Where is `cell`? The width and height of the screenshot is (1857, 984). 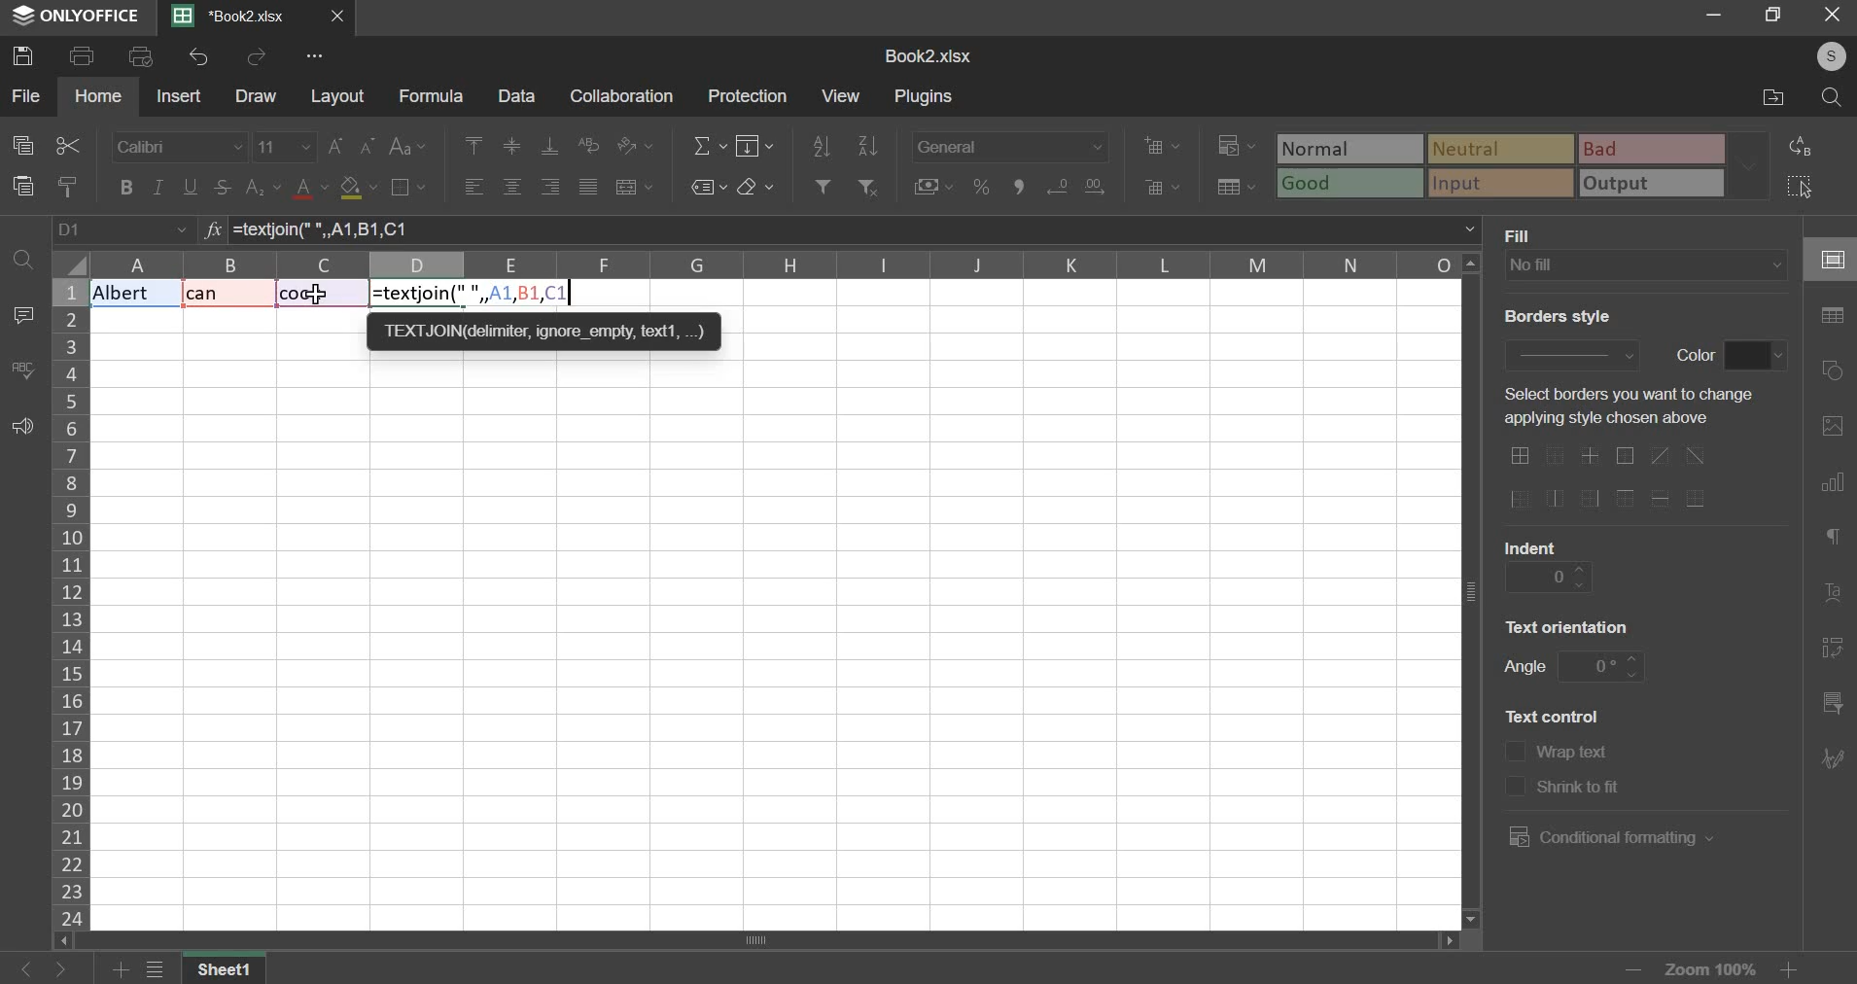 cell is located at coordinates (1830, 261).